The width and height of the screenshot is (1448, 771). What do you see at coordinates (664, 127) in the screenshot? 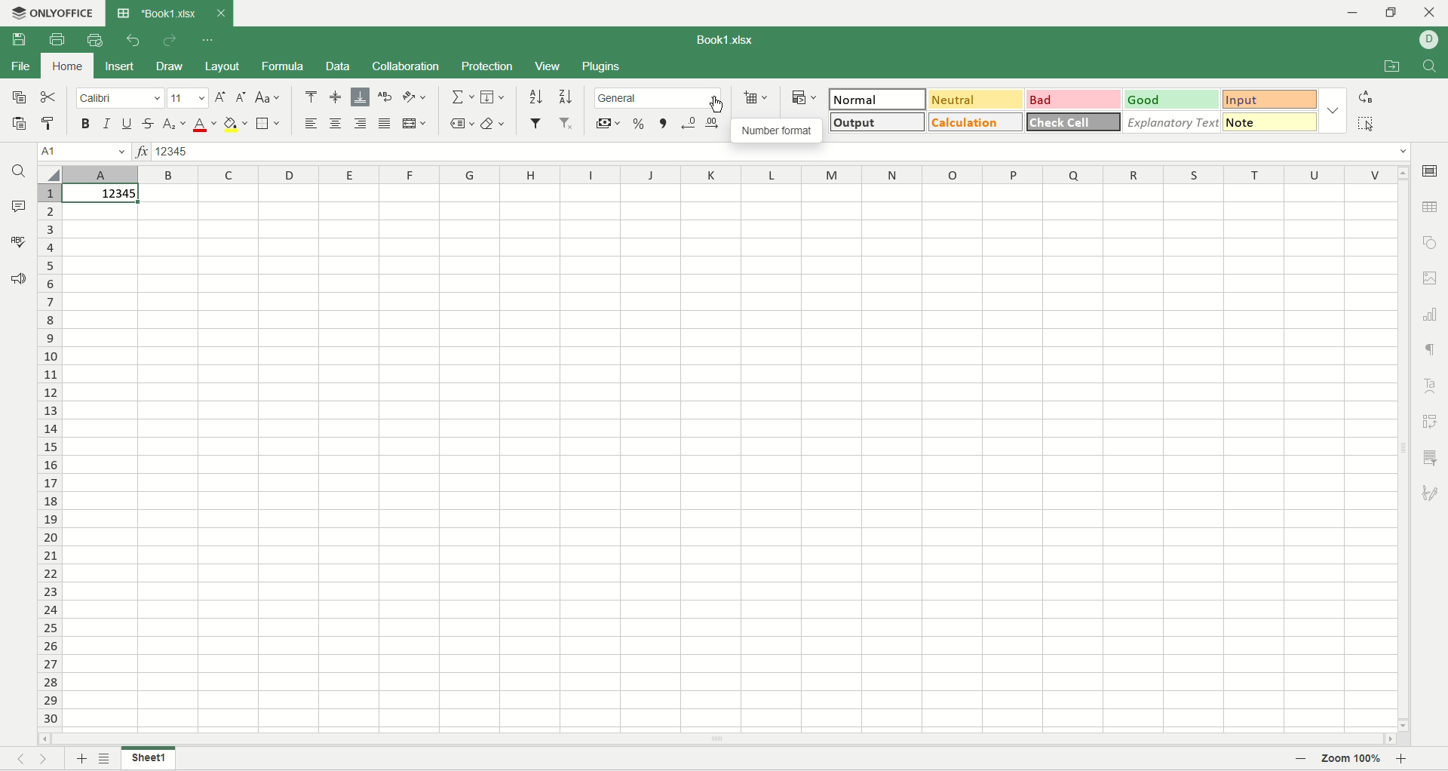
I see `comma style` at bounding box center [664, 127].